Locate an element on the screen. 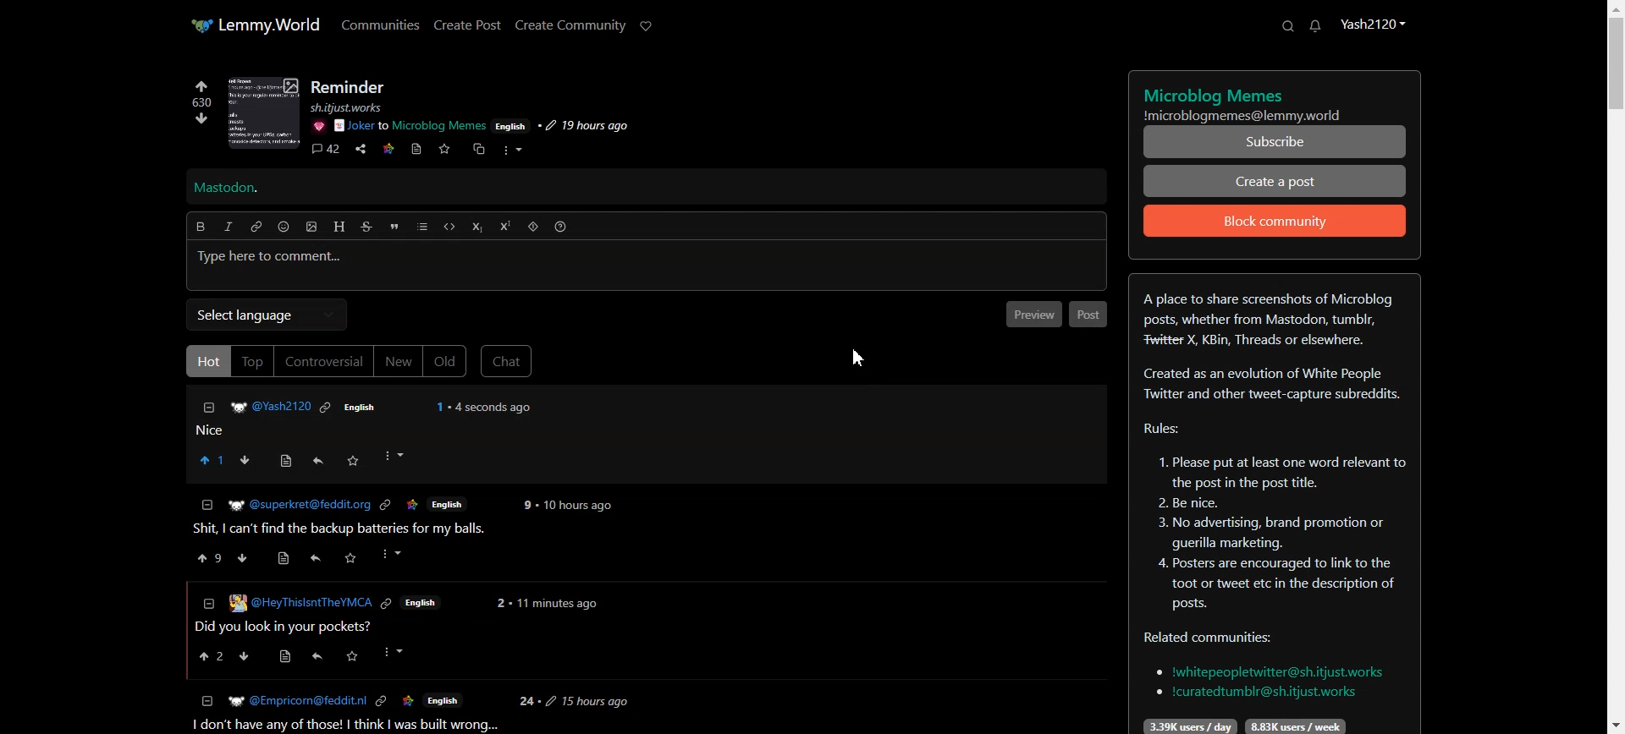 The image size is (1625, 734). Chat is located at coordinates (507, 361).